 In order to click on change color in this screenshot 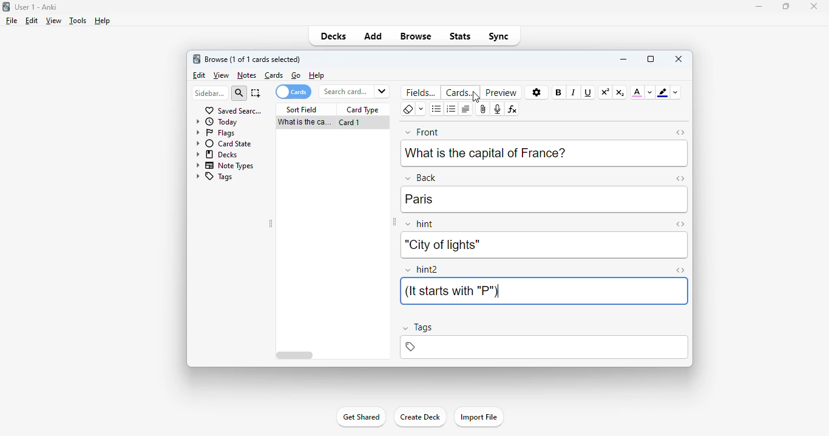, I will do `click(675, 92)`.